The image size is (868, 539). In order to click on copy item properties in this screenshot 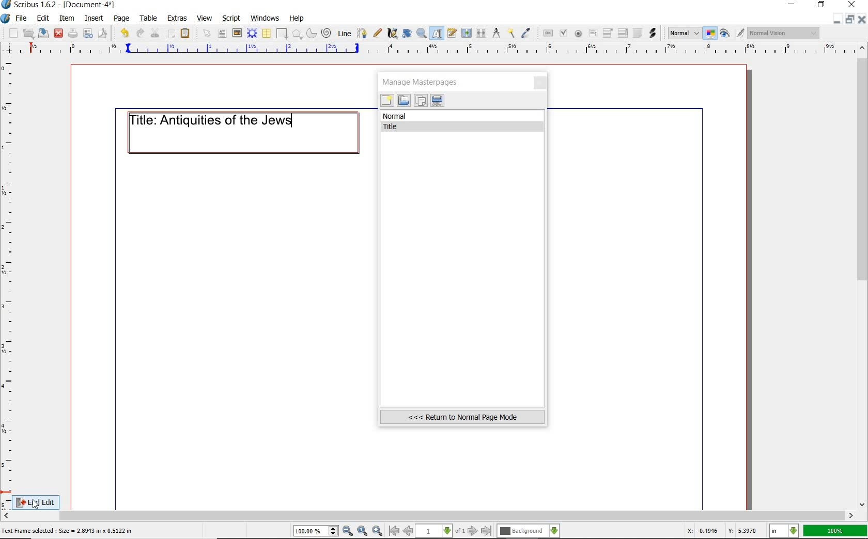, I will do `click(512, 33)`.